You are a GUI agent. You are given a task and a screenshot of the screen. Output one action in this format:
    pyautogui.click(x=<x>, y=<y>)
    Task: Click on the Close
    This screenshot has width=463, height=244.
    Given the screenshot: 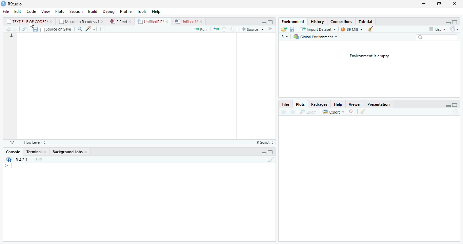 What is the action you would take?
    pyautogui.click(x=454, y=4)
    